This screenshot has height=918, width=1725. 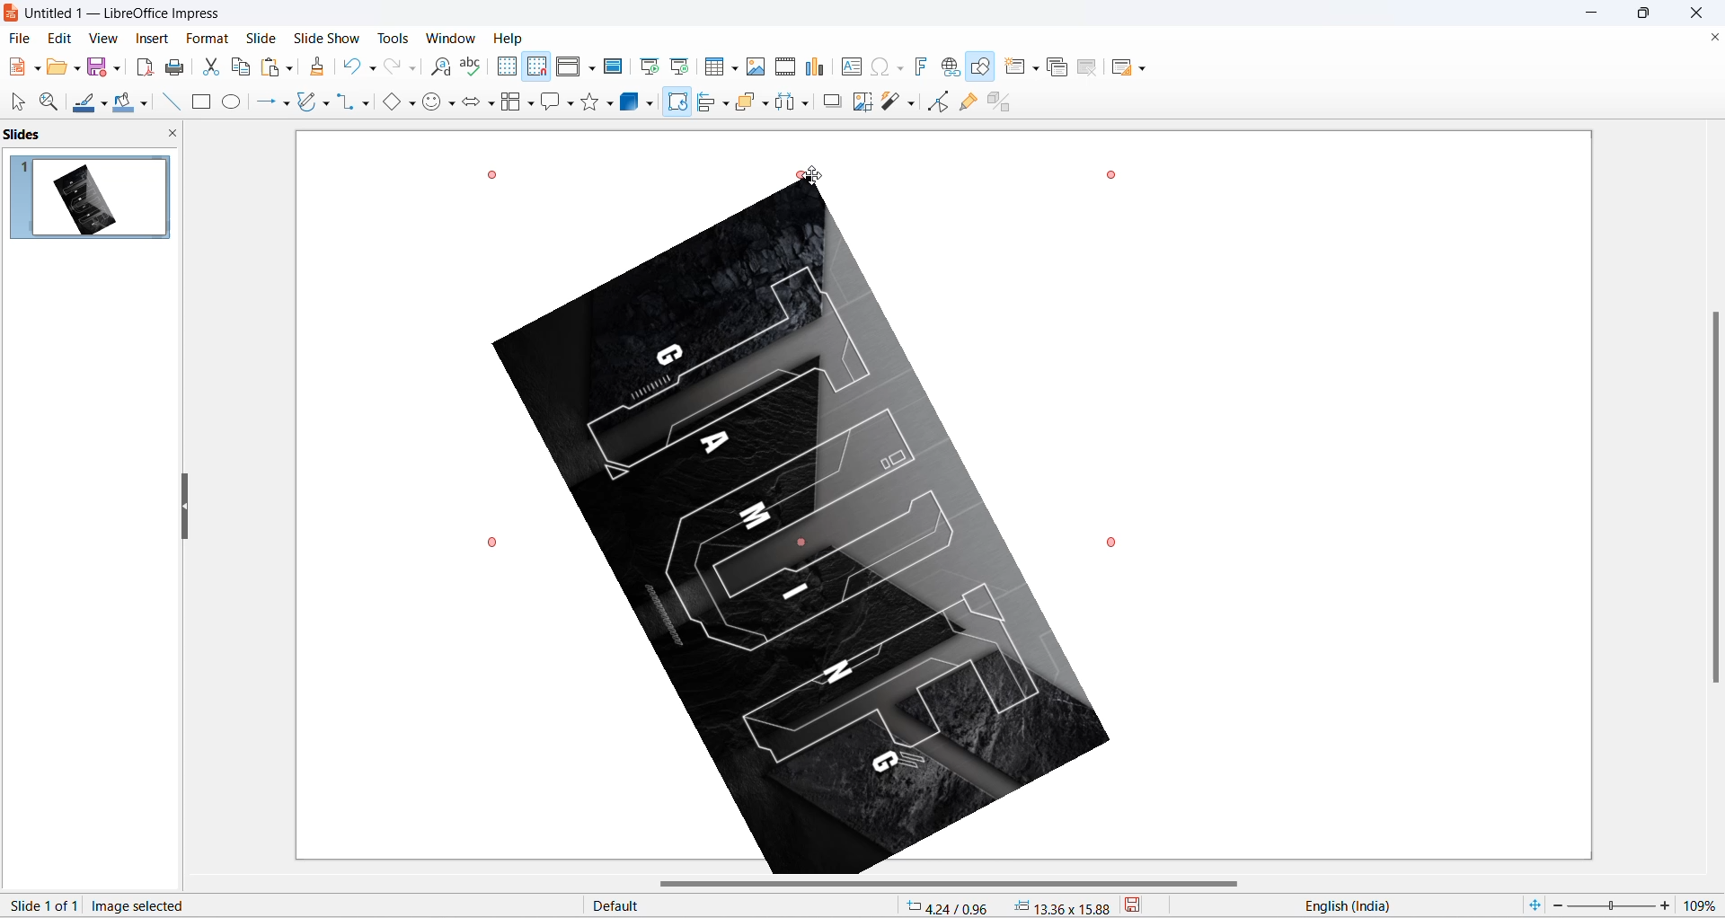 What do you see at coordinates (495, 543) in the screenshot?
I see `image selection markup` at bounding box center [495, 543].